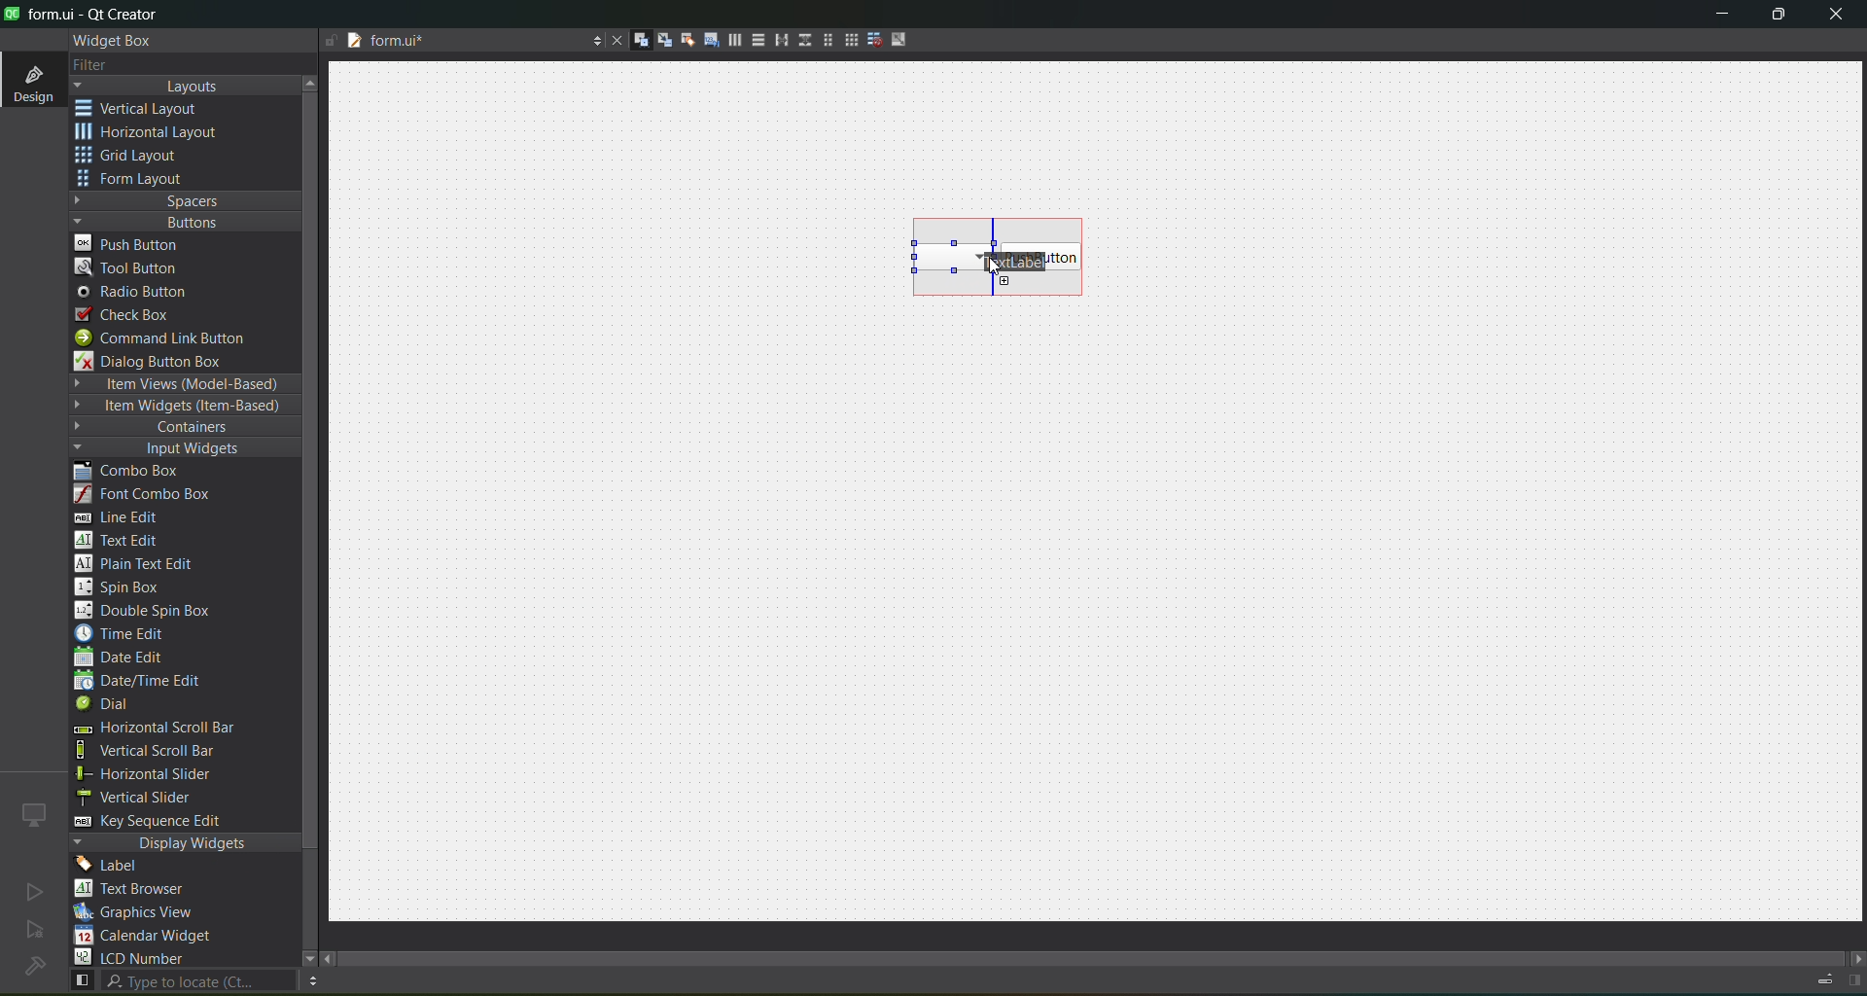  Describe the element at coordinates (142, 565) in the screenshot. I see `plain text edit` at that location.